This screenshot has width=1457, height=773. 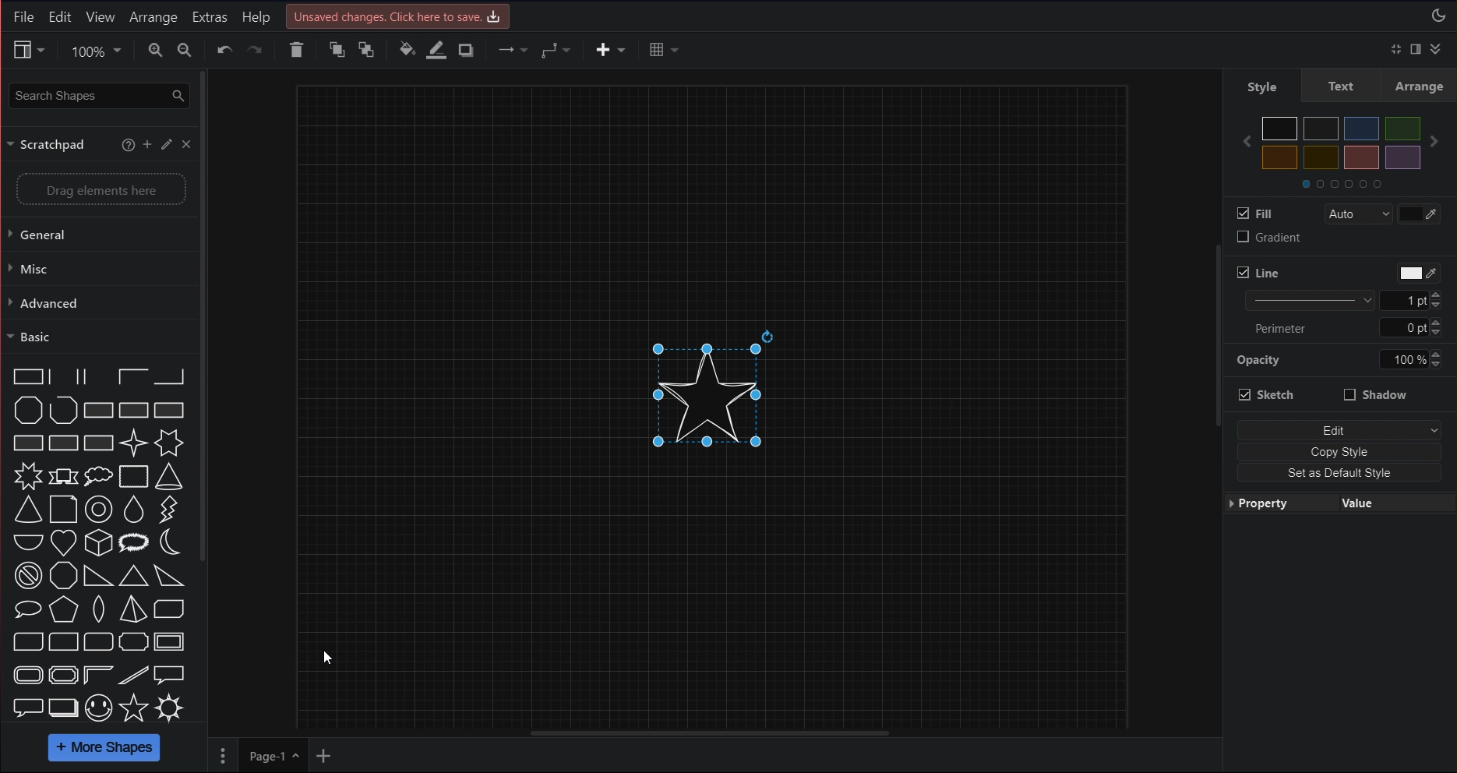 What do you see at coordinates (93, 50) in the screenshot?
I see `Zoom 100%` at bounding box center [93, 50].